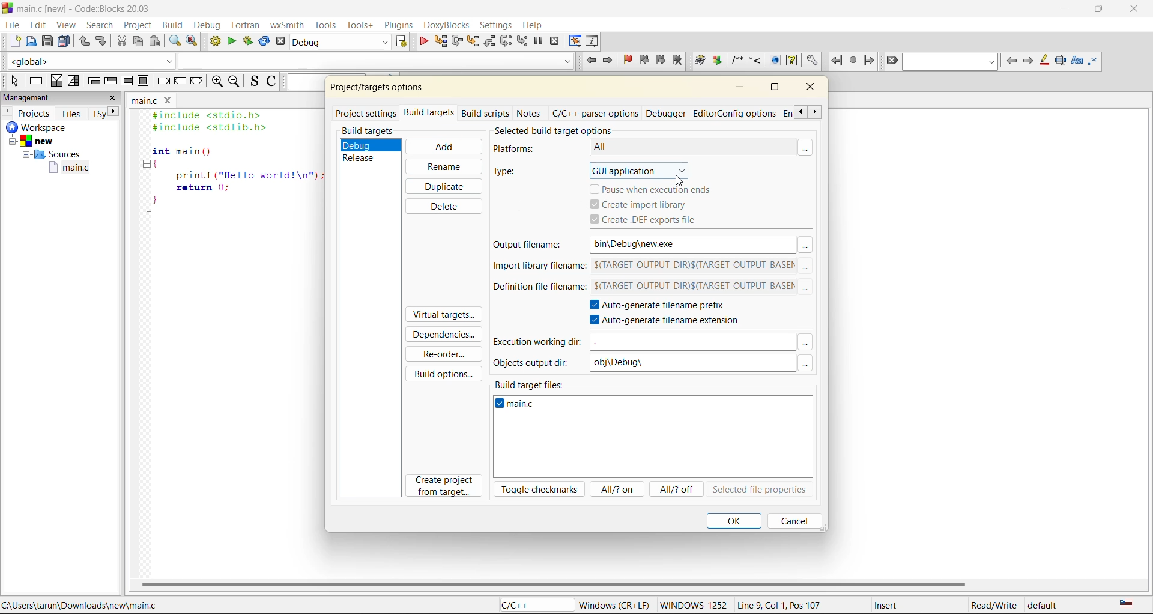 The image size is (1153, 614). What do you see at coordinates (175, 41) in the screenshot?
I see `find` at bounding box center [175, 41].